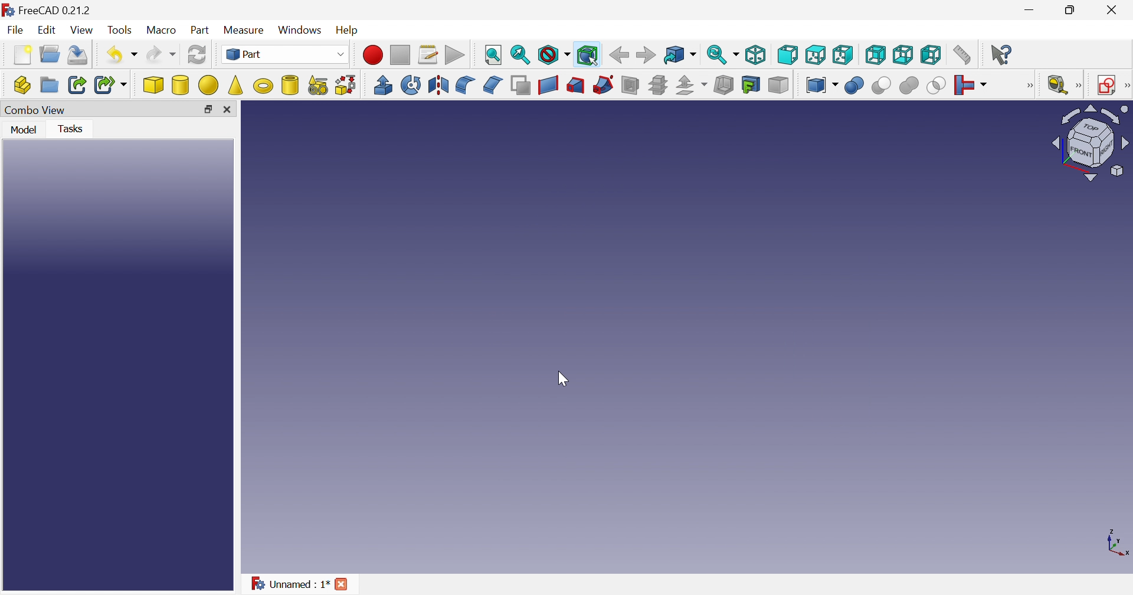 This screenshot has height=595, width=1133. What do you see at coordinates (758, 54) in the screenshot?
I see `Isometric` at bounding box center [758, 54].